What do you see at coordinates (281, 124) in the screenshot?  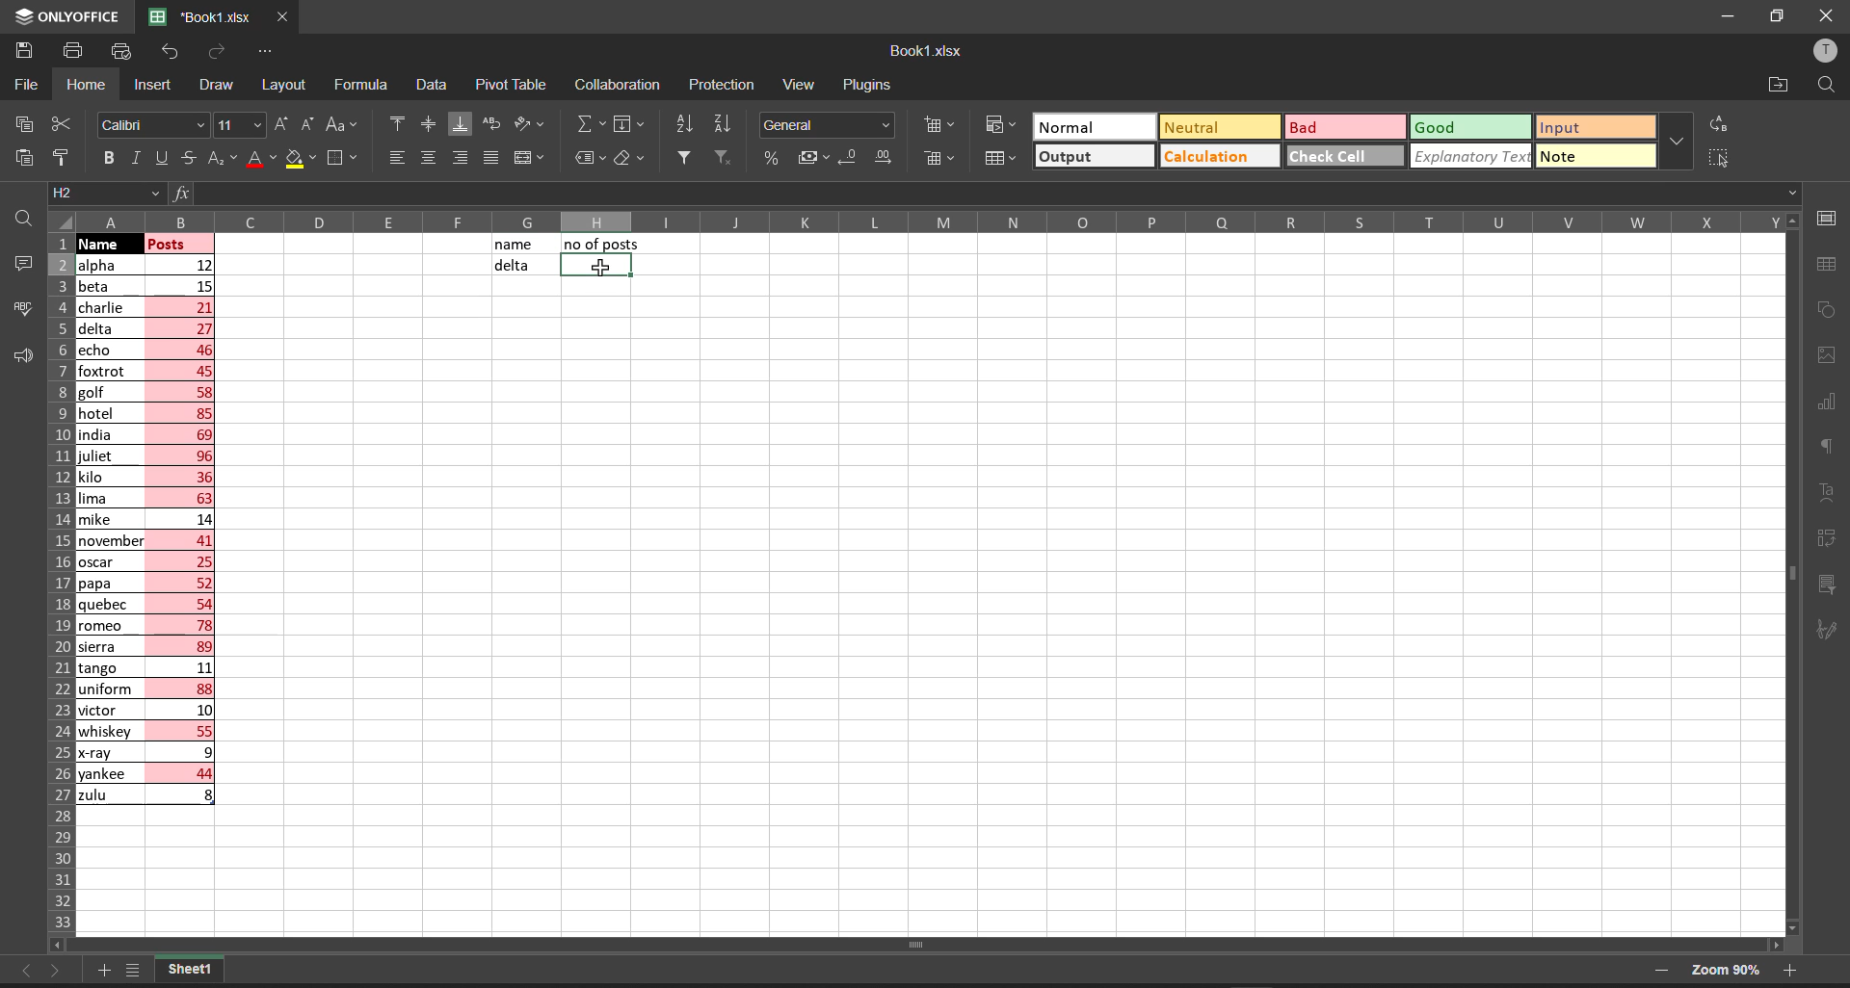 I see `increment font size` at bounding box center [281, 124].